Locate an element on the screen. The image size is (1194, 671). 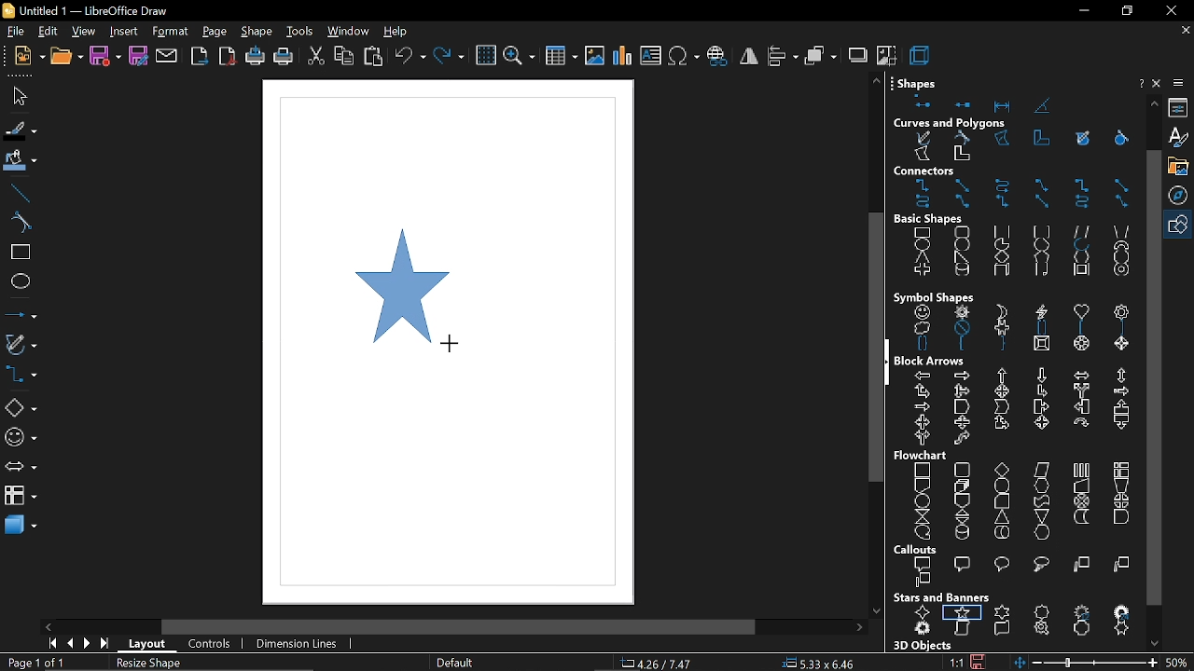
format is located at coordinates (171, 33).